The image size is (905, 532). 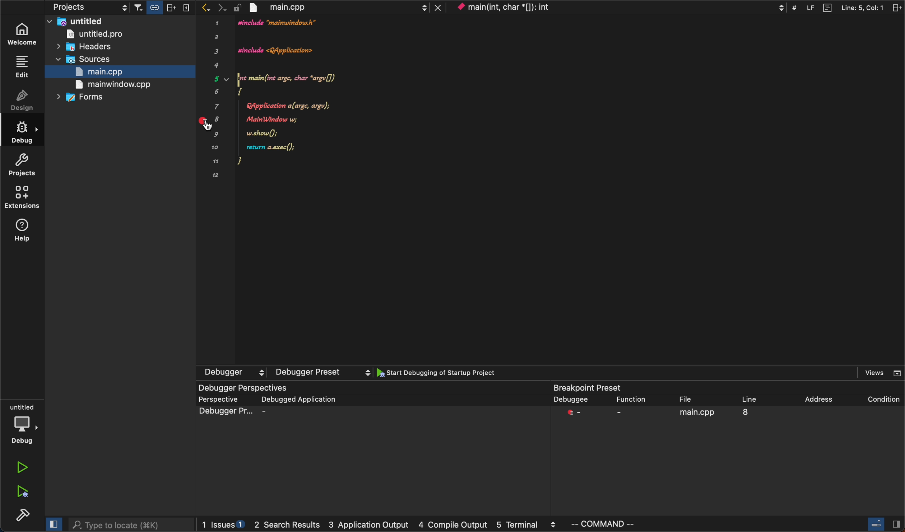 What do you see at coordinates (119, 21) in the screenshot?
I see `untitled` at bounding box center [119, 21].